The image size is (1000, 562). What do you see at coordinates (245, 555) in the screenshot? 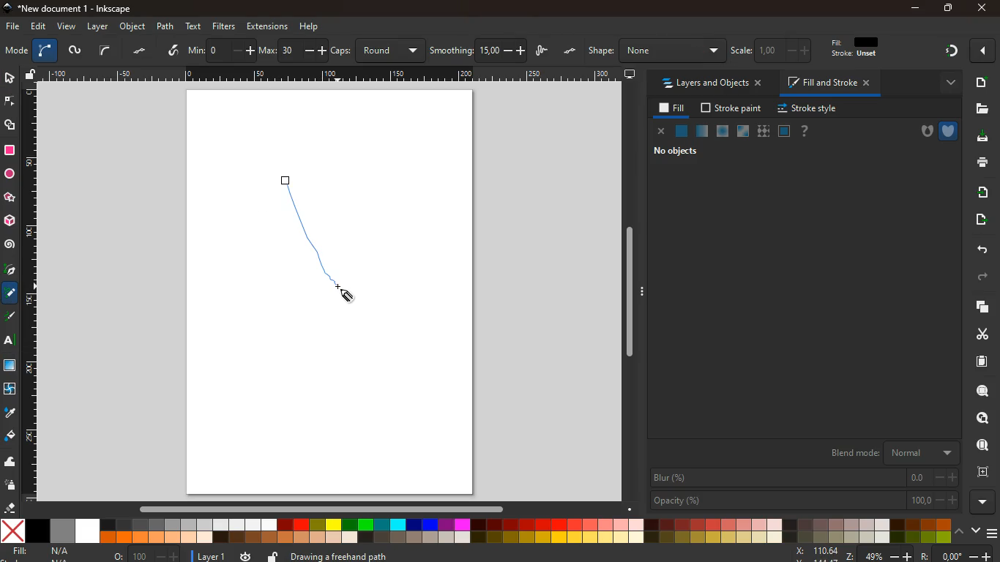
I see `time` at bounding box center [245, 555].